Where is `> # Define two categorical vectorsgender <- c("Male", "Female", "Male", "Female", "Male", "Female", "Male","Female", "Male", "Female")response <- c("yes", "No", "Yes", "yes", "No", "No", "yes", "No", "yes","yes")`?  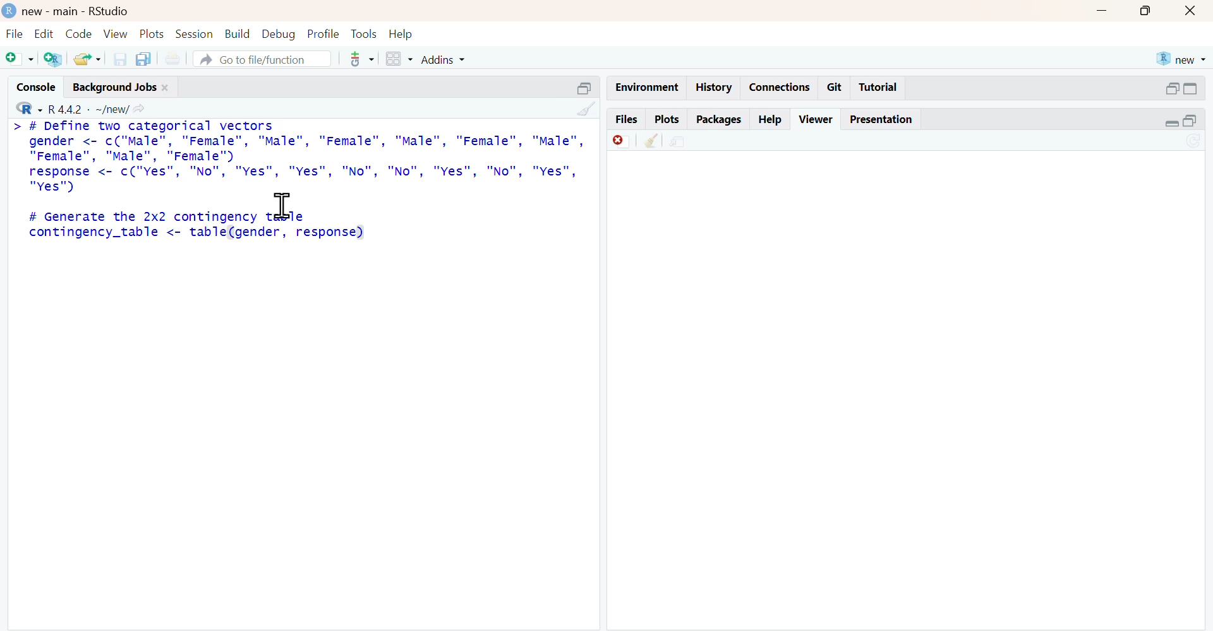 > # Define two categorical vectorsgender <- c("Male", "Female", "Male", "Female", "Male", "Female", "Male","Female", "Male", "Female")response <- c("yes", "No", "Yes", "yes", "No", "No", "yes", "No", "yes","yes") is located at coordinates (299, 157).